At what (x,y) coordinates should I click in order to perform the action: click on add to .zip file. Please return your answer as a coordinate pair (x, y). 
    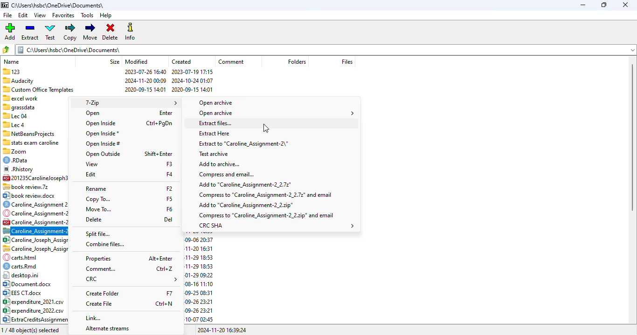
    Looking at the image, I should click on (245, 205).